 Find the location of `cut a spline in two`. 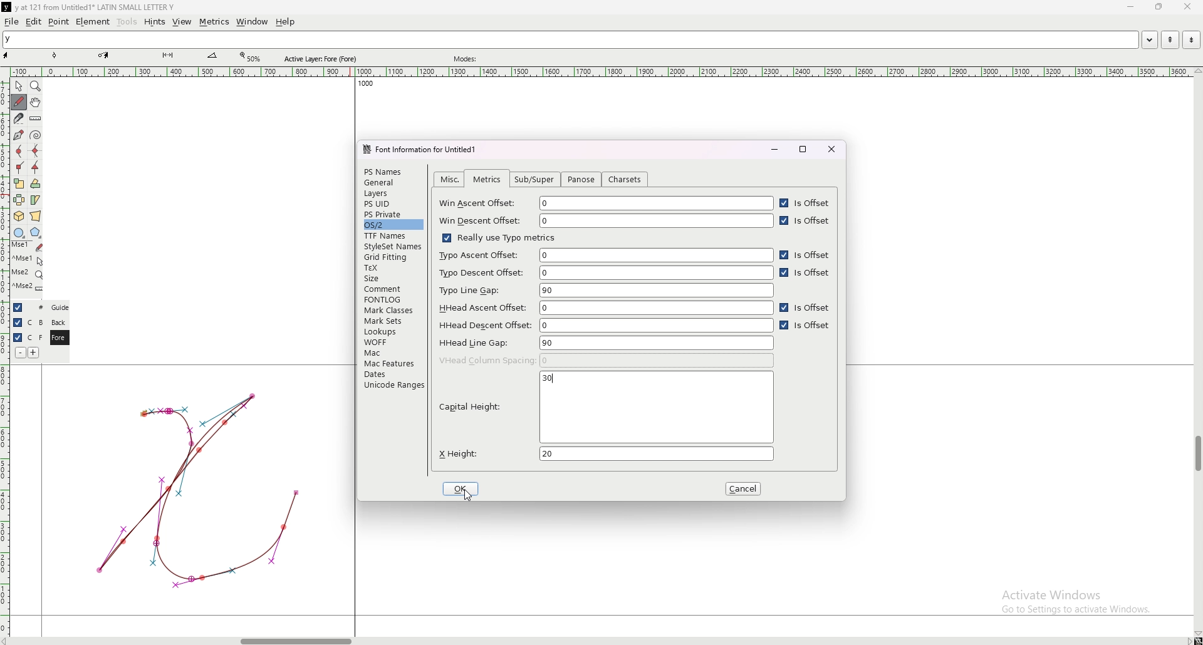

cut a spline in two is located at coordinates (18, 118).